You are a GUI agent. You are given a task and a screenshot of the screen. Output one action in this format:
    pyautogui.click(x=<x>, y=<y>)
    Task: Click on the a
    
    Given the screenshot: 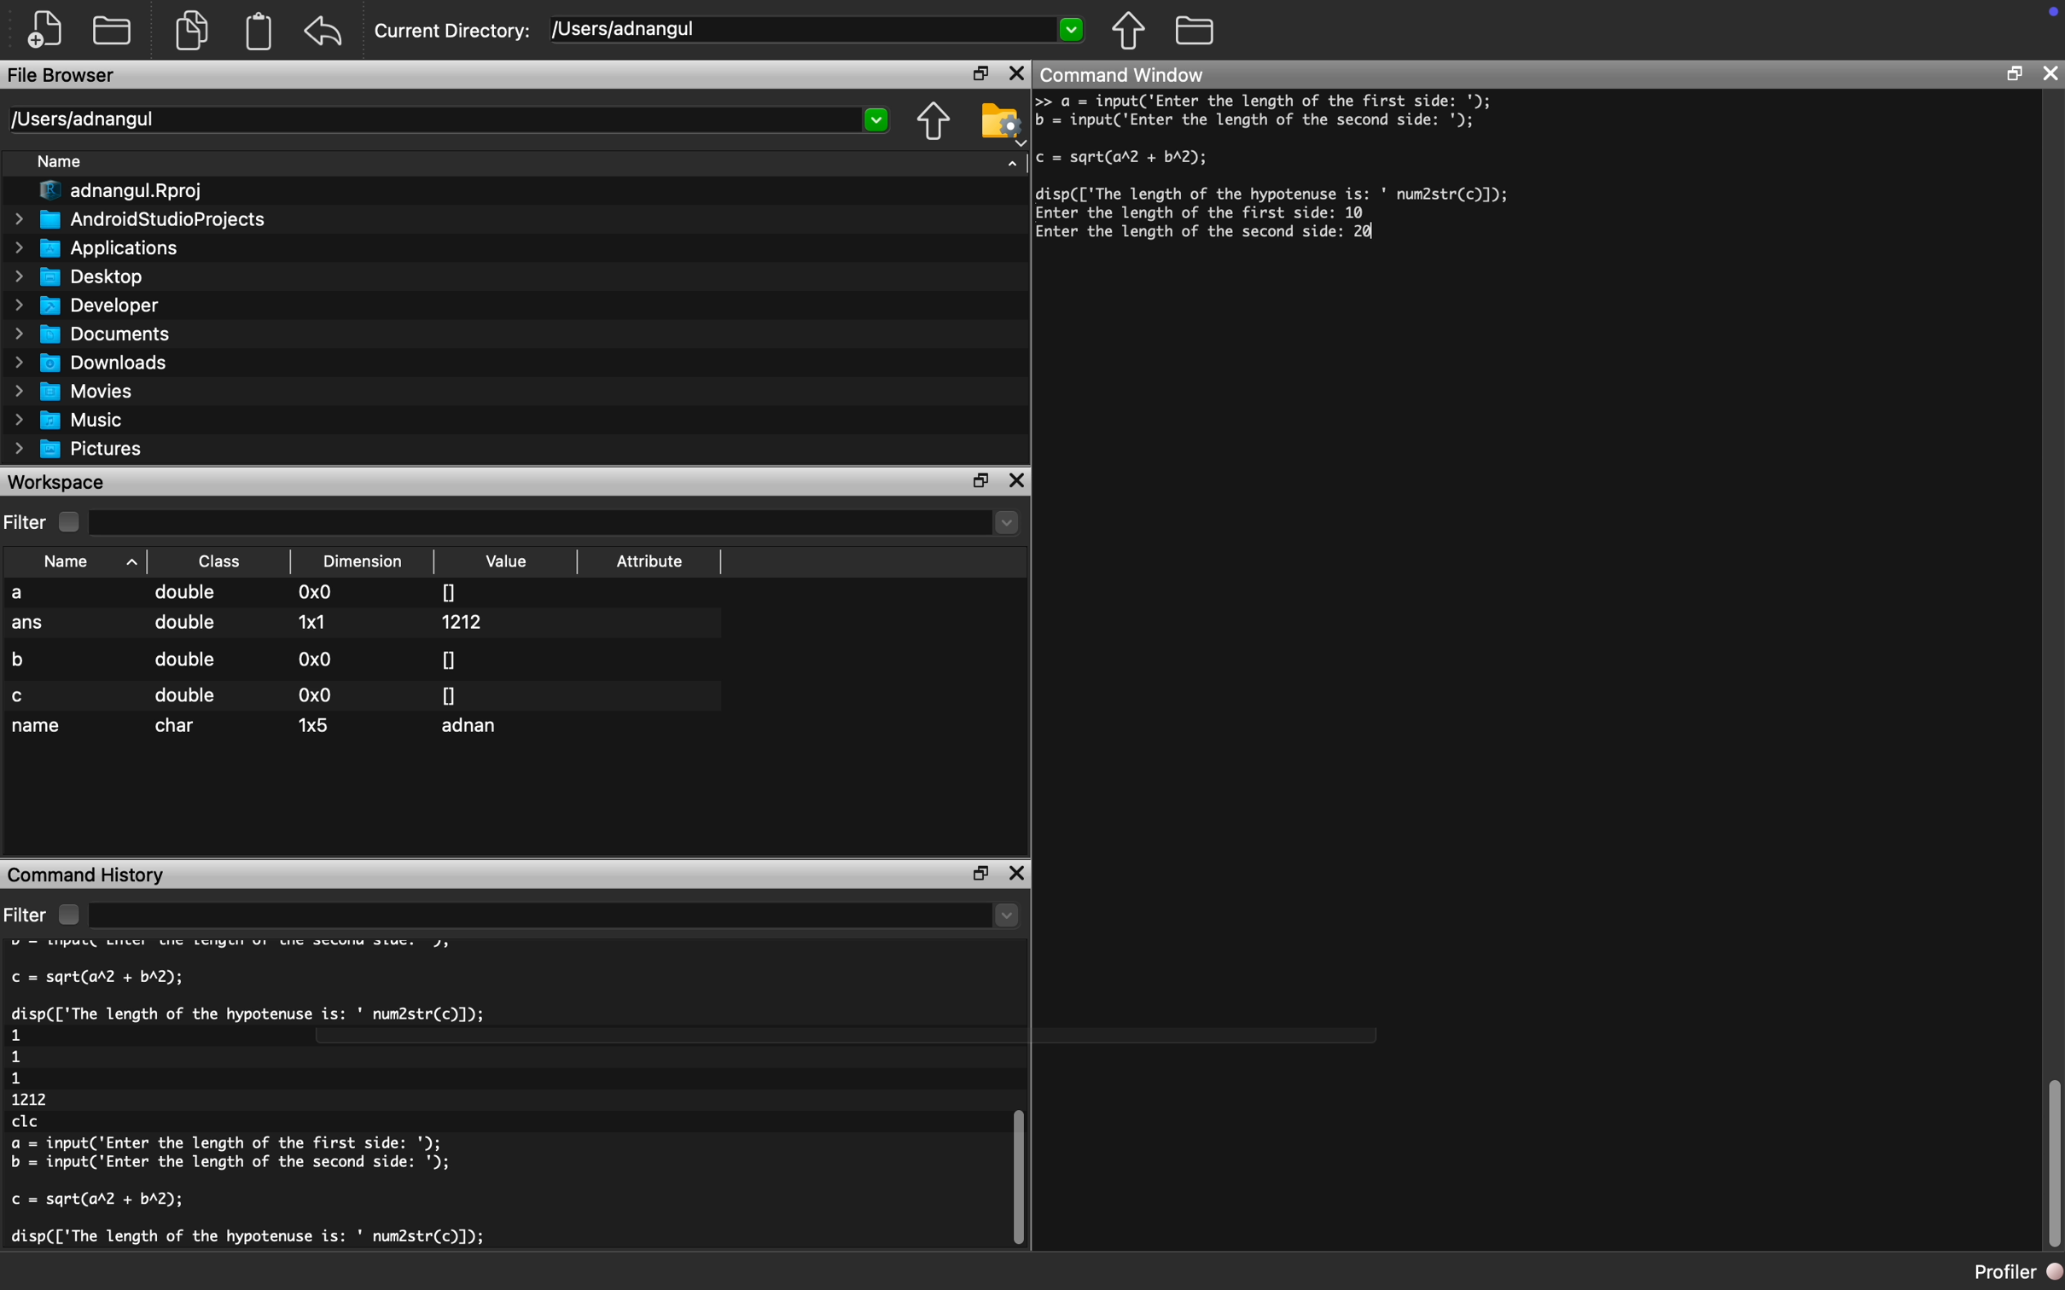 What is the action you would take?
    pyautogui.click(x=32, y=594)
    